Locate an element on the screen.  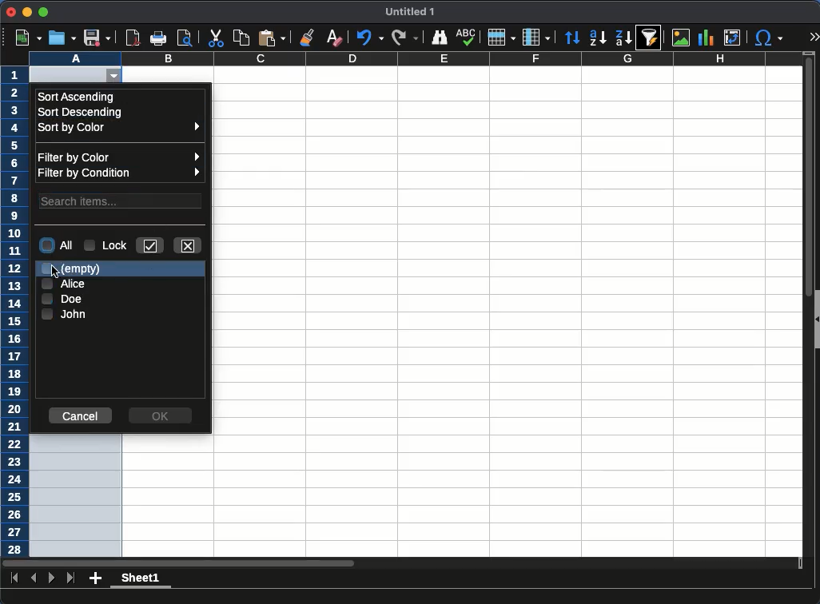
special character is located at coordinates (768, 39).